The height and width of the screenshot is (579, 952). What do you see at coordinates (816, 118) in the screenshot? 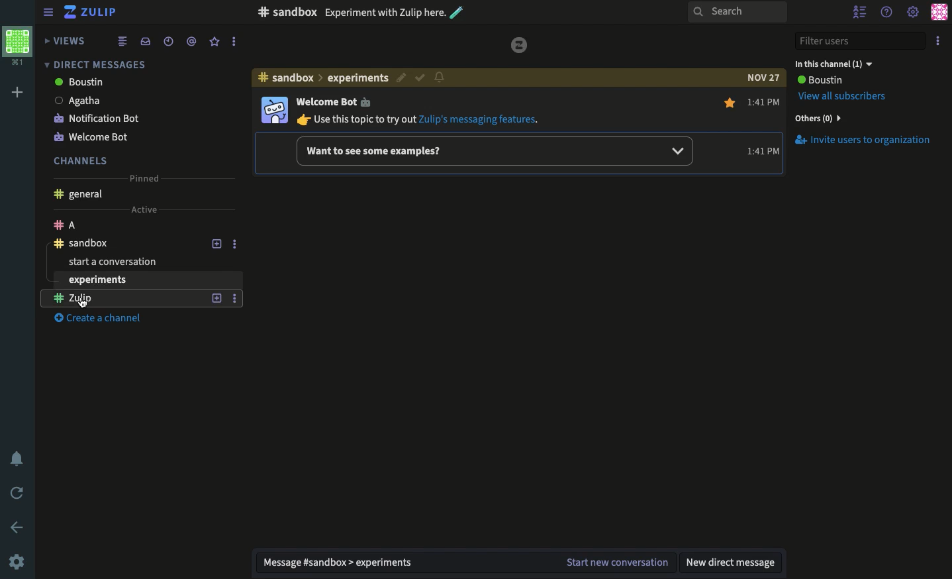
I see `Others` at bounding box center [816, 118].